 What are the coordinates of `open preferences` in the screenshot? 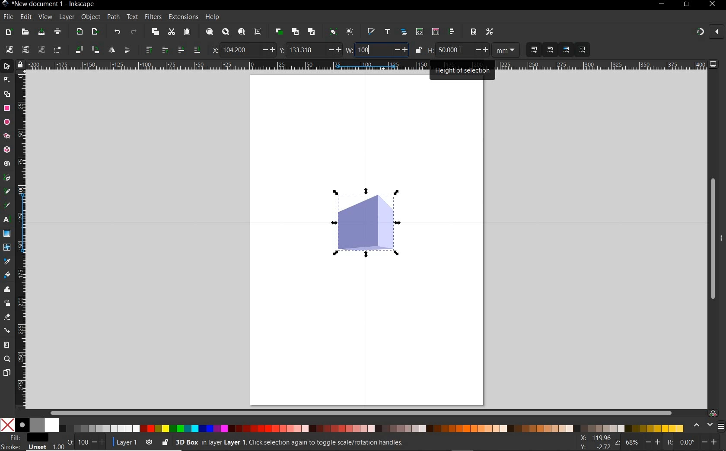 It's located at (492, 32).